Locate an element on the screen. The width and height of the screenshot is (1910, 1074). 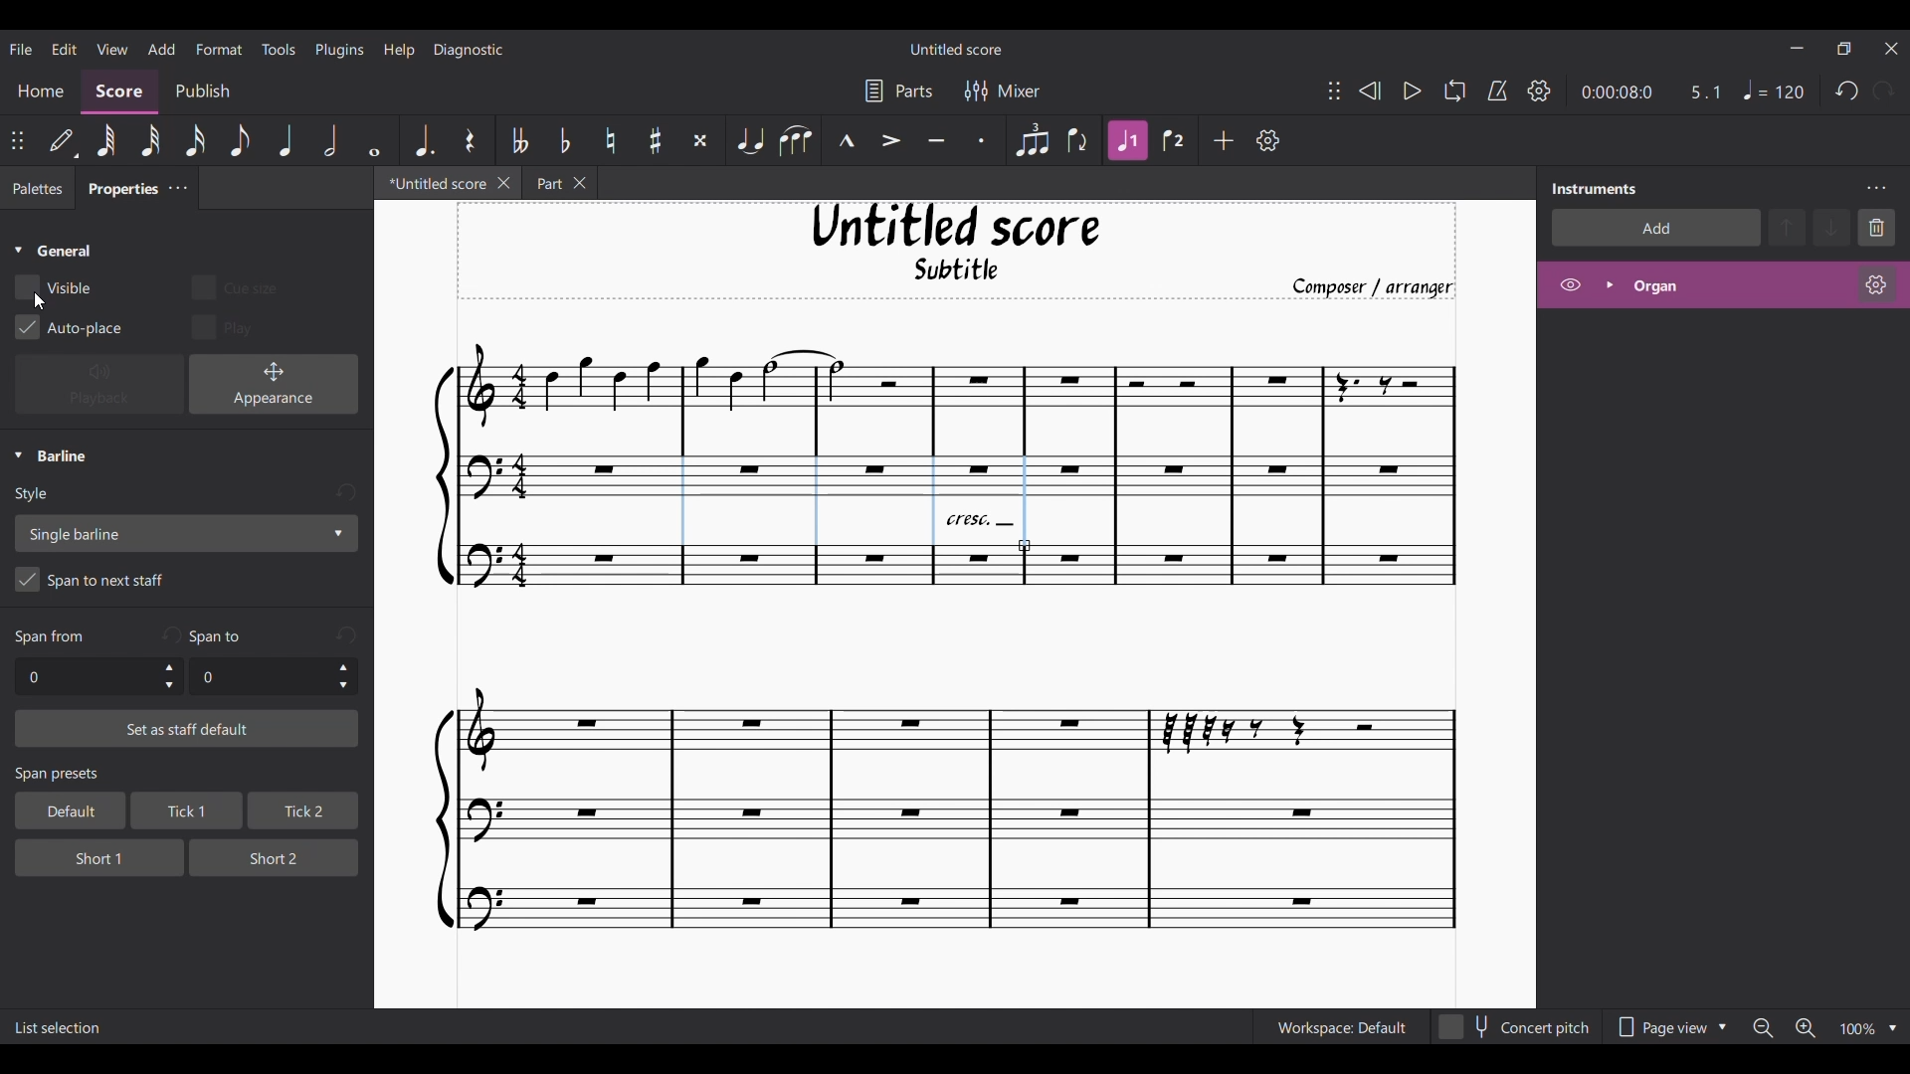
Format menu is located at coordinates (220, 48).